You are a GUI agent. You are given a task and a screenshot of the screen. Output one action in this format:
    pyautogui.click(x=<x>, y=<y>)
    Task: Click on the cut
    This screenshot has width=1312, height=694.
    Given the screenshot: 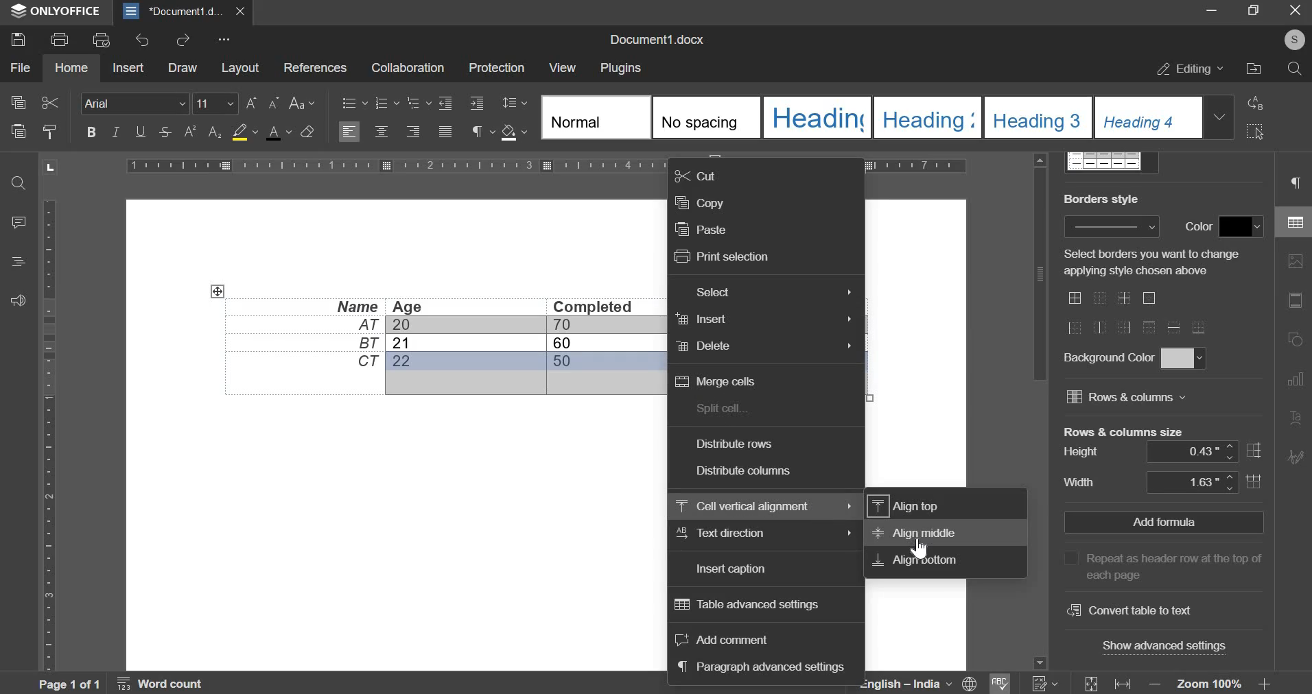 What is the action you would take?
    pyautogui.click(x=698, y=174)
    